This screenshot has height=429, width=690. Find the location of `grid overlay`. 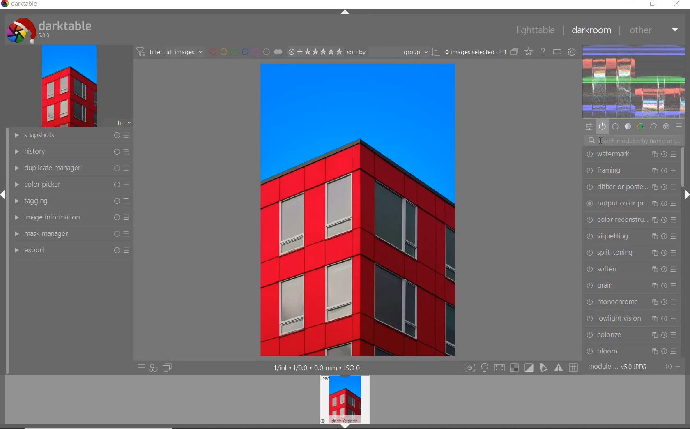

grid overlay is located at coordinates (574, 367).